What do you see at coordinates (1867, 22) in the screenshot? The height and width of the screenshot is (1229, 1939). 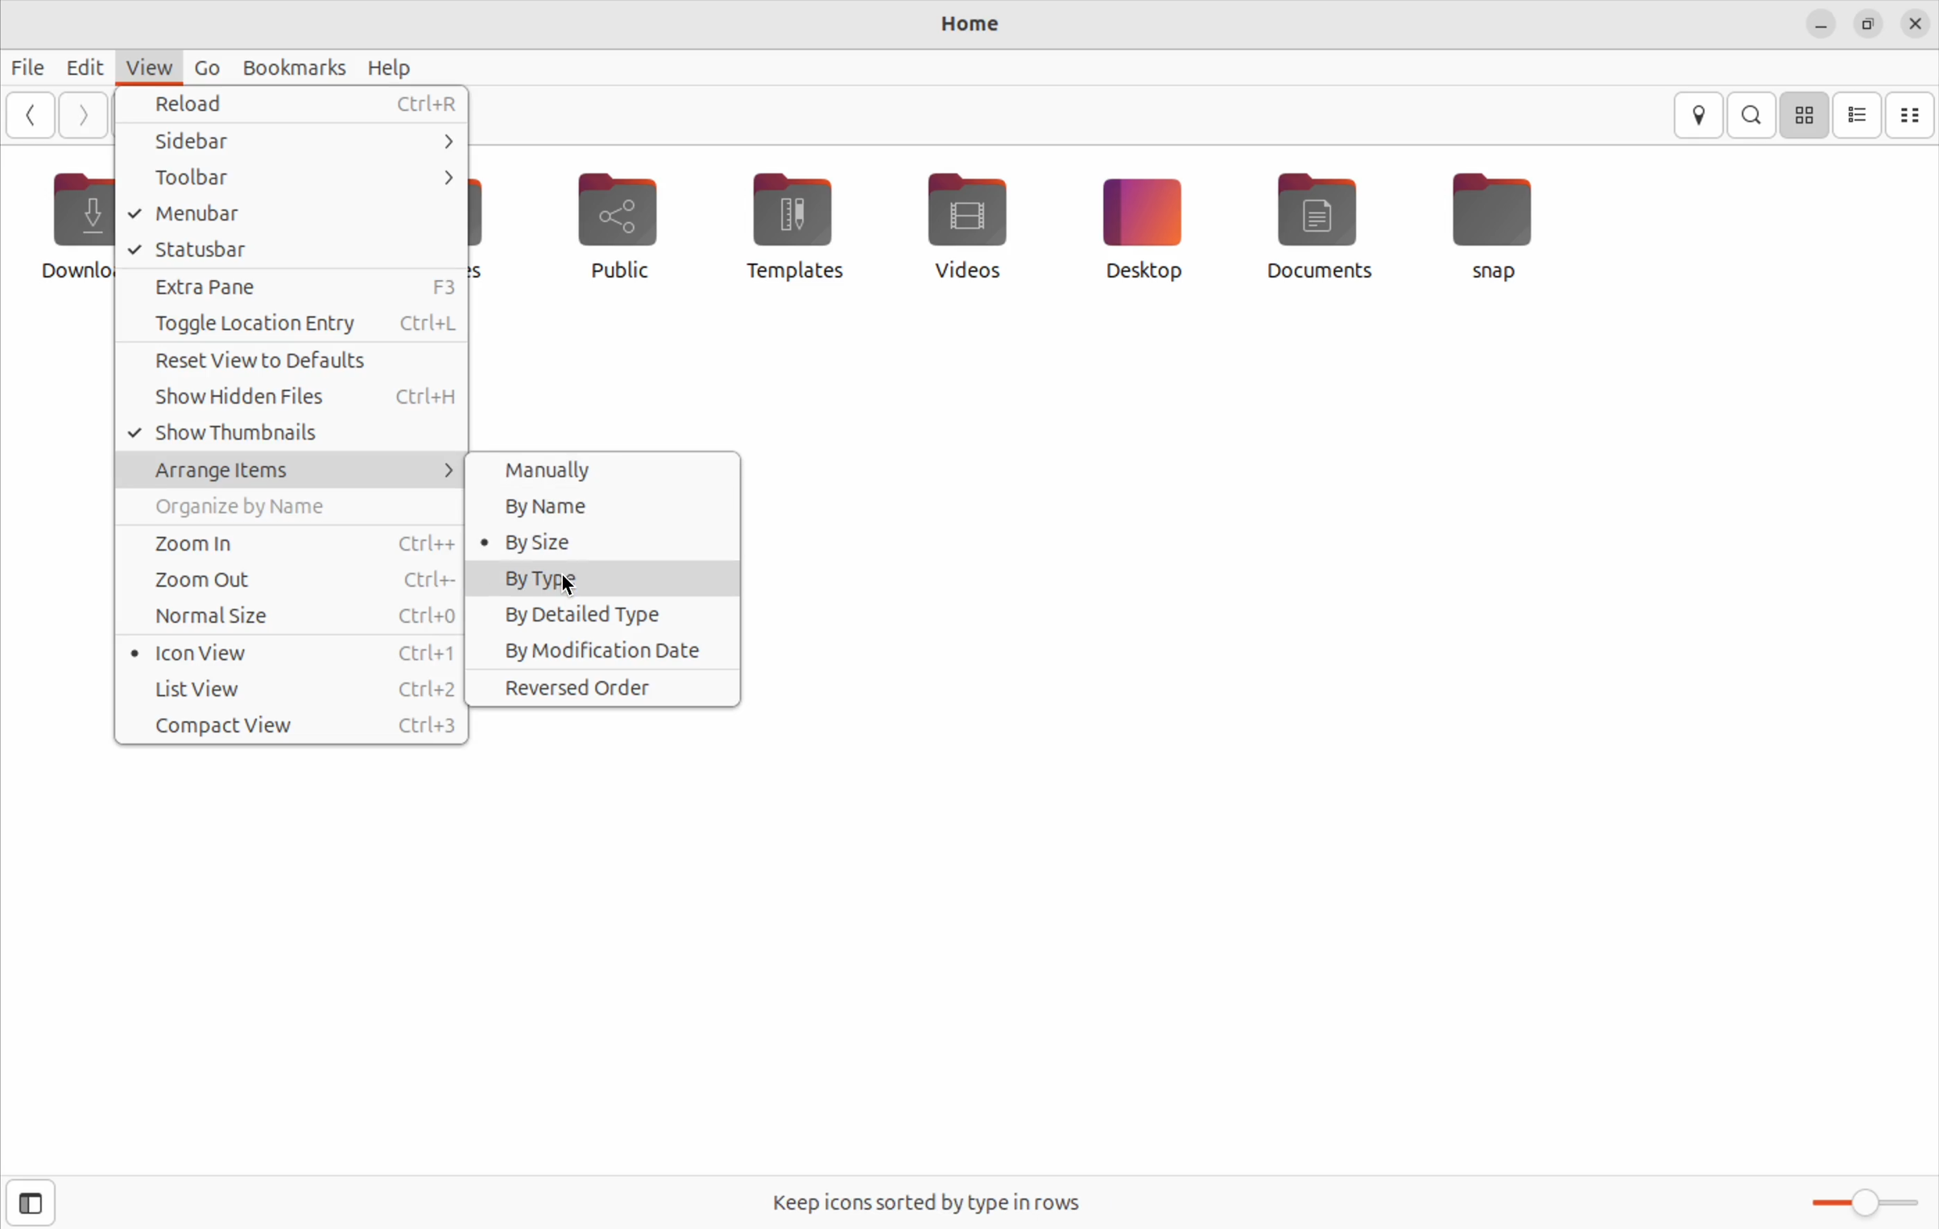 I see `resize` at bounding box center [1867, 22].